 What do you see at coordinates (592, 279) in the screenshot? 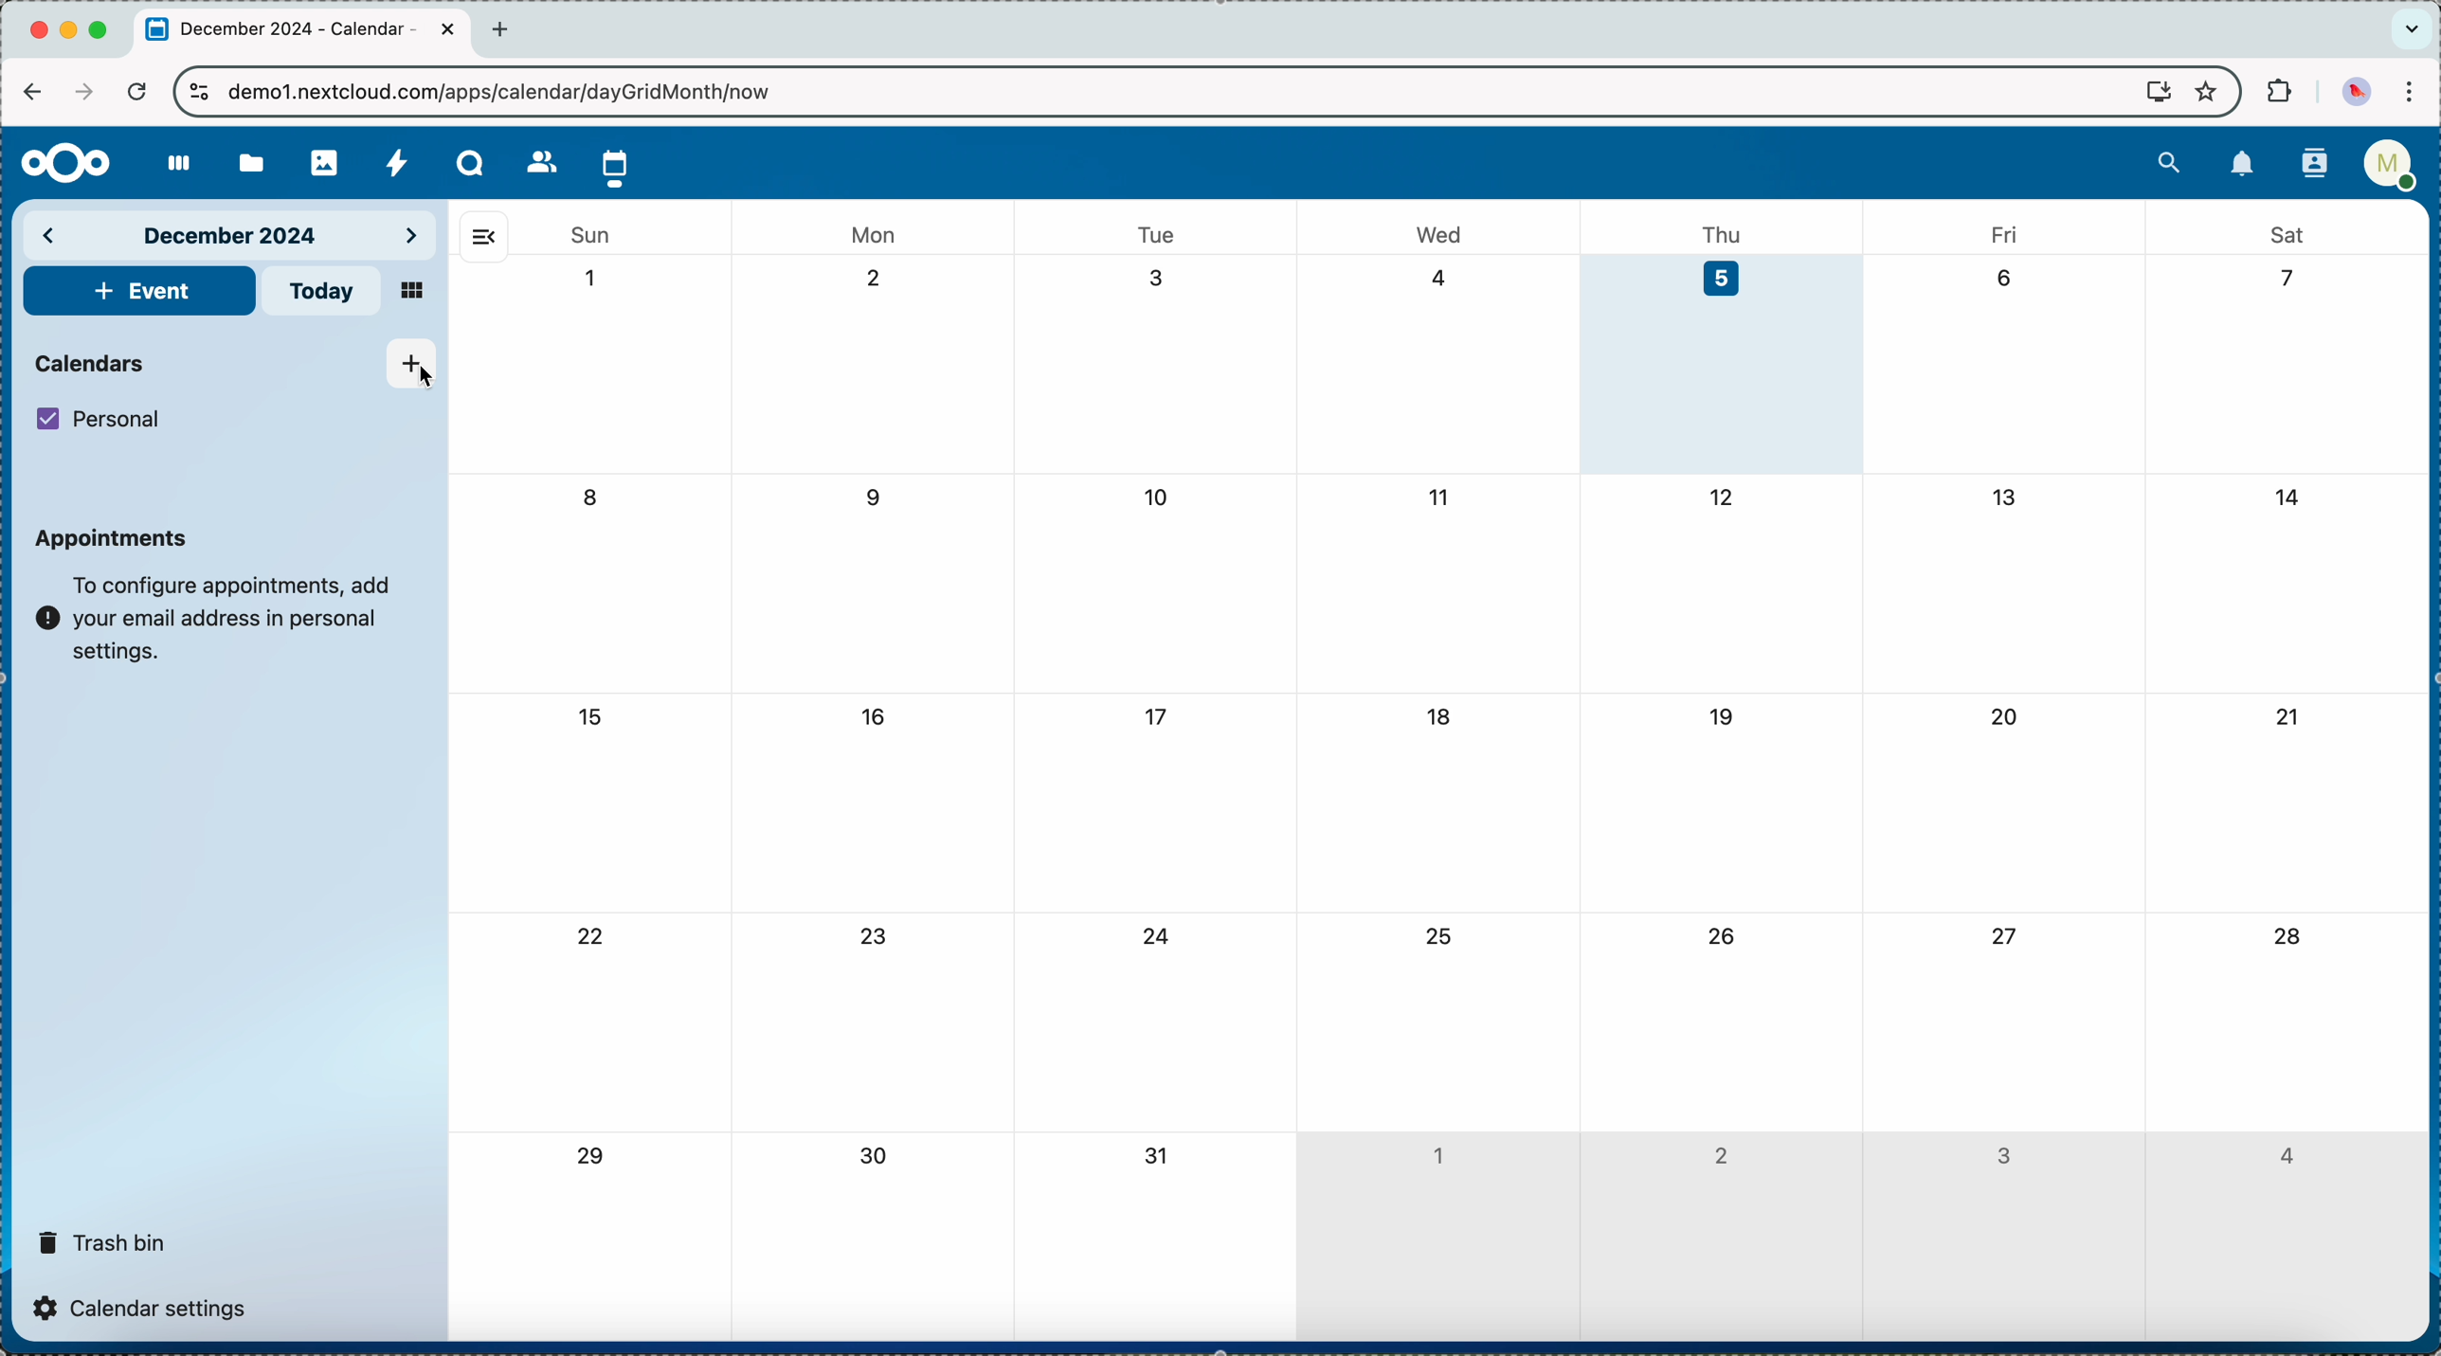
I see `1` at bounding box center [592, 279].